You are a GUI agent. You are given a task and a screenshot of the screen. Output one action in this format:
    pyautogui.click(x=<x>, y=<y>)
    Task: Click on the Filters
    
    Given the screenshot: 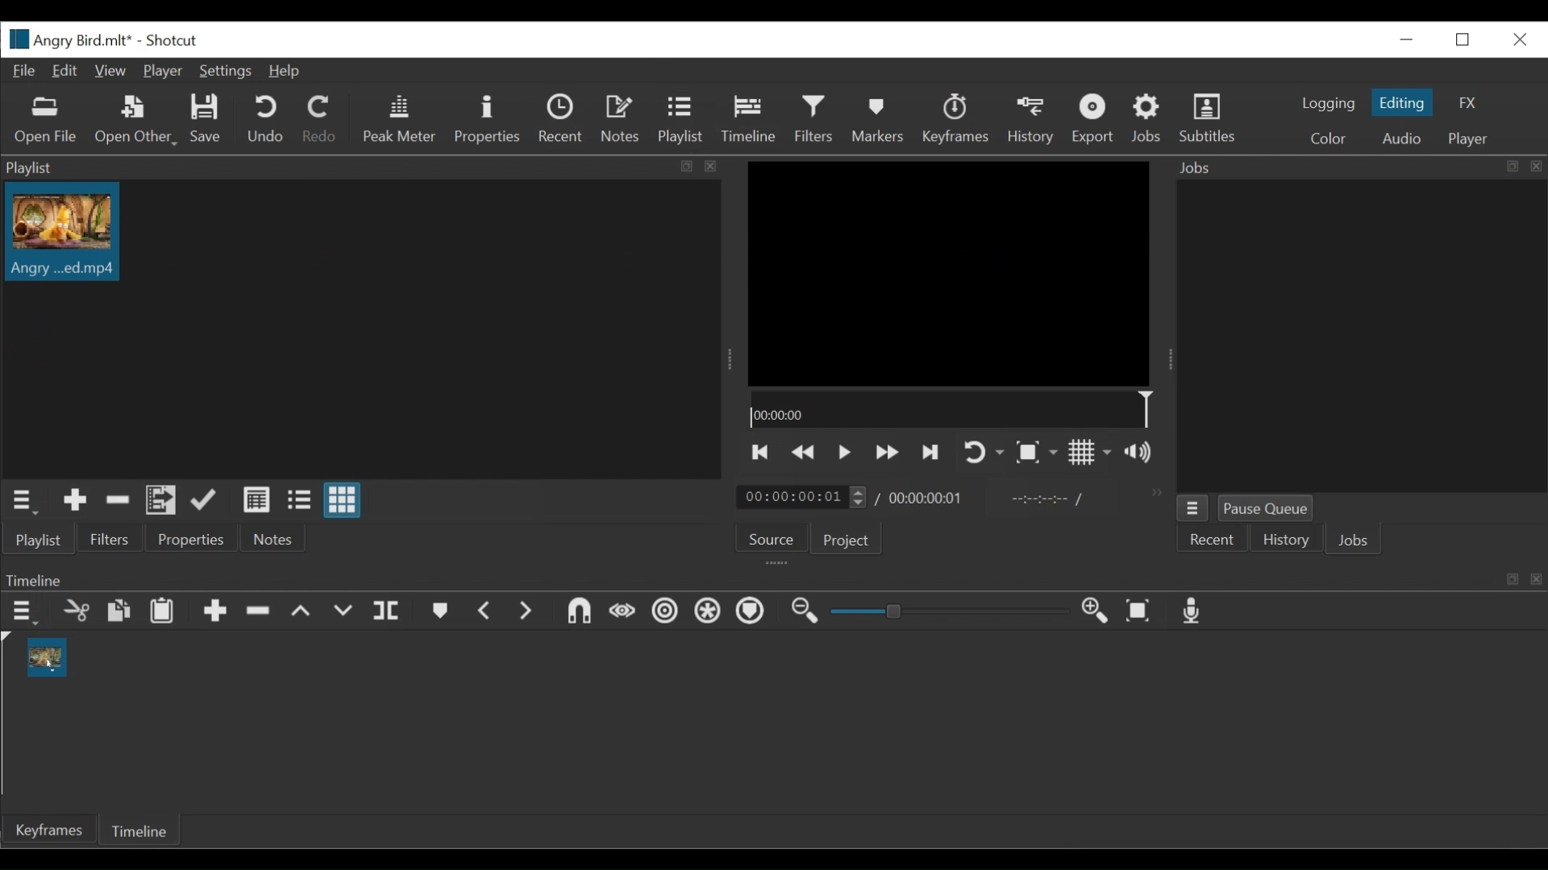 What is the action you would take?
    pyautogui.click(x=815, y=119)
    